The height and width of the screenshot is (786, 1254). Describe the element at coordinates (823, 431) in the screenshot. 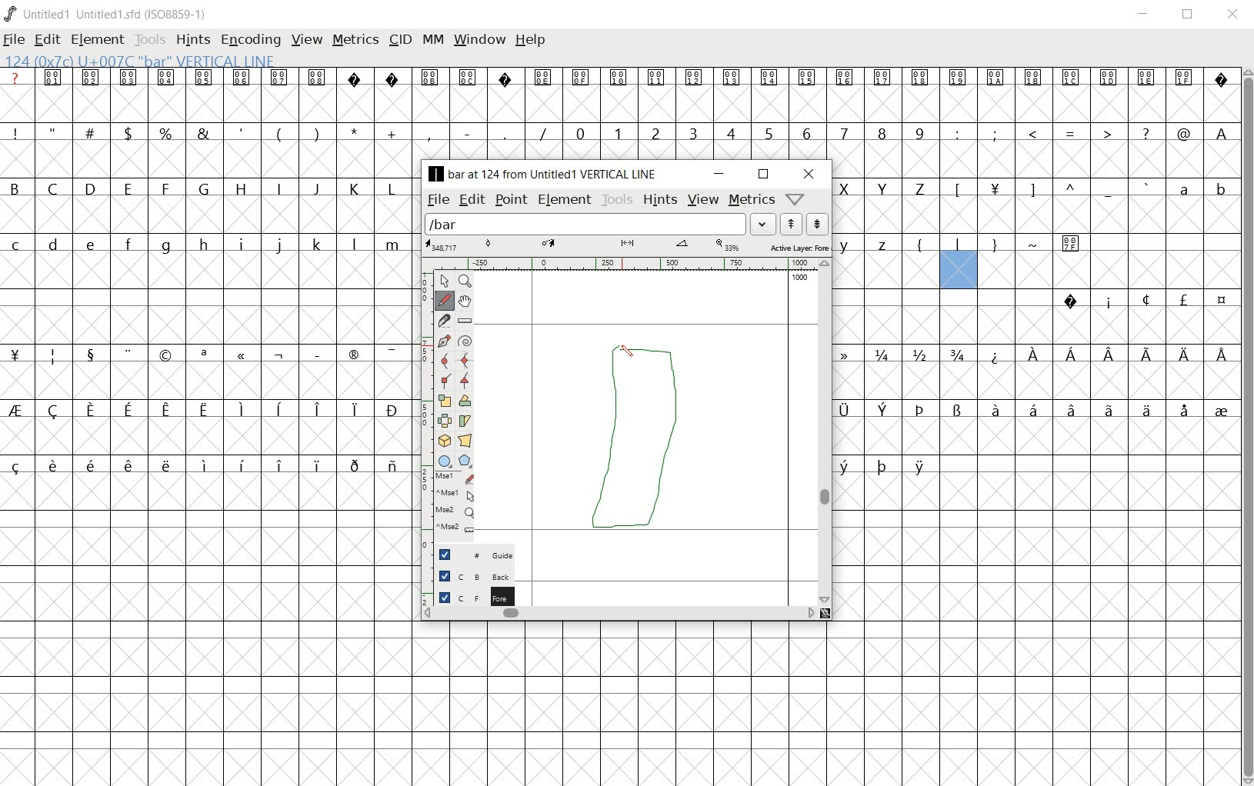

I see `scrollbar` at that location.